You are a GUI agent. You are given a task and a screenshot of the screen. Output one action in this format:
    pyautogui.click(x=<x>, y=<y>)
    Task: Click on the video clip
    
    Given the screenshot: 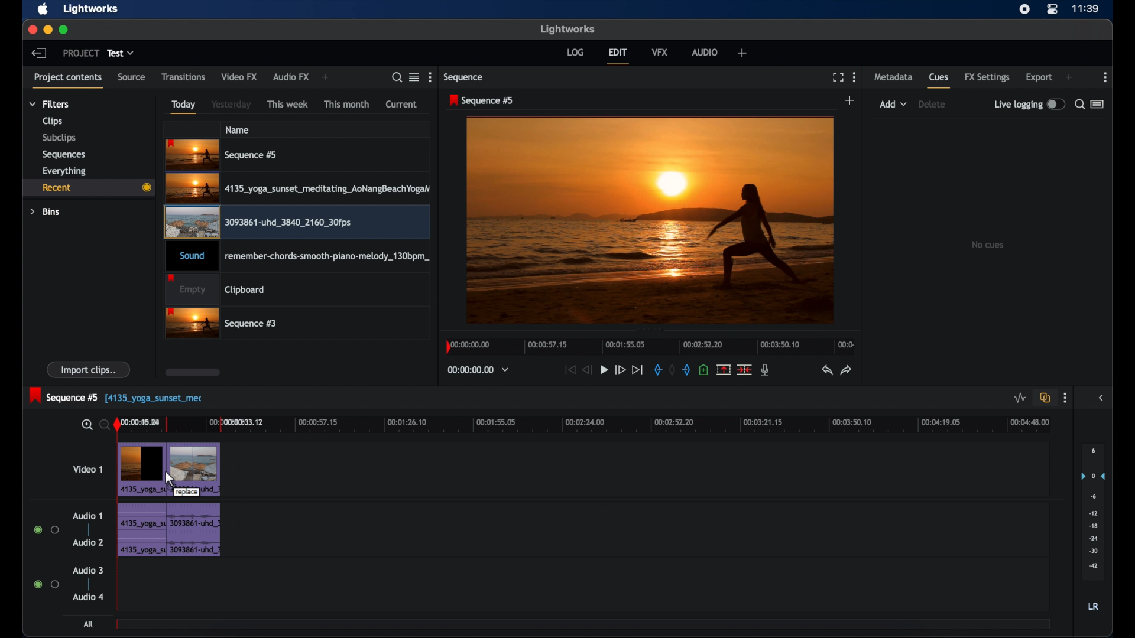 What is the action you would take?
    pyautogui.click(x=197, y=468)
    